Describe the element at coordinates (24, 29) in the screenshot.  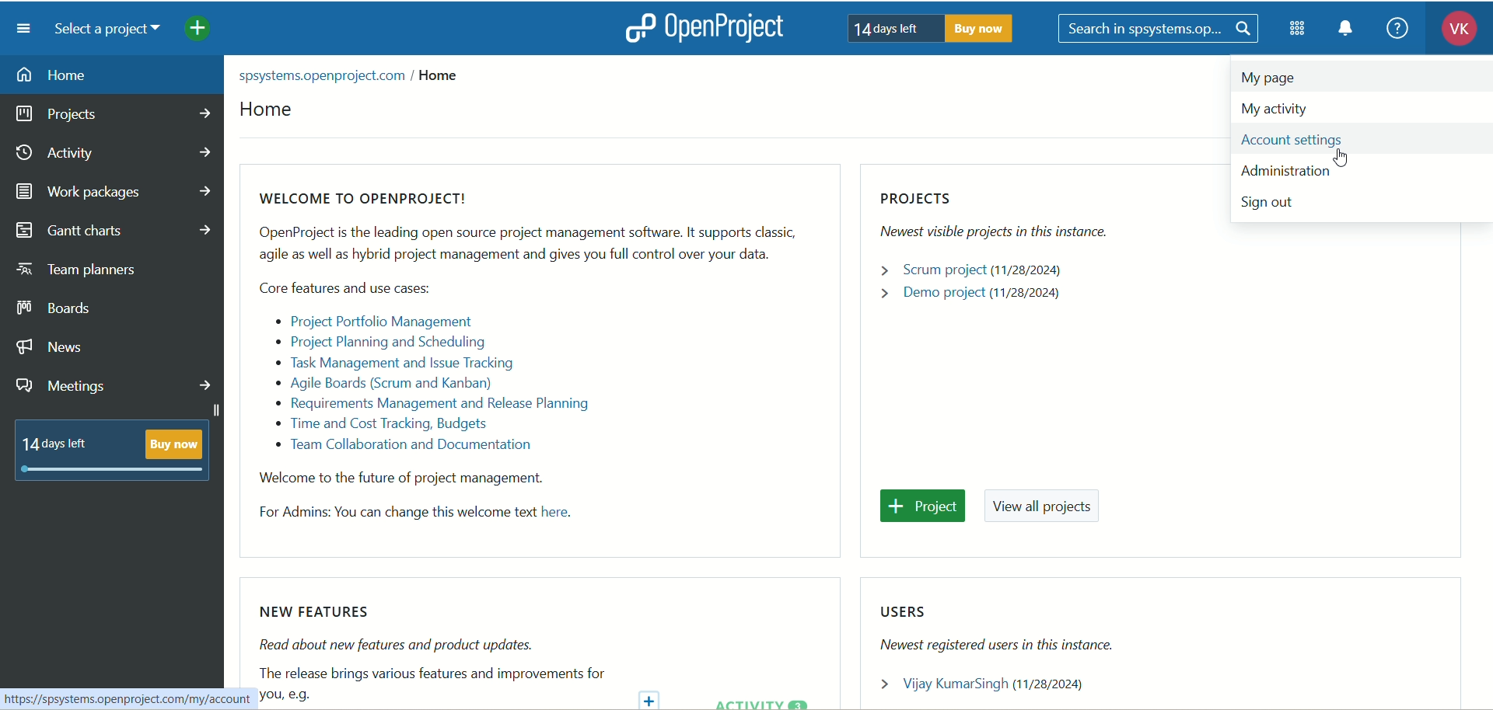
I see `menu` at that location.